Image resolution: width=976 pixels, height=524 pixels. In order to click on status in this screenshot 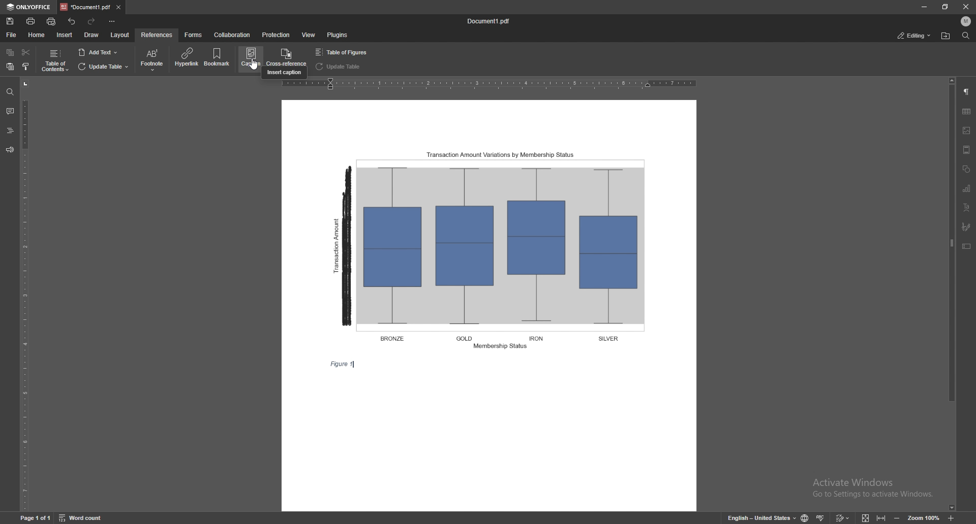, I will do `click(913, 35)`.